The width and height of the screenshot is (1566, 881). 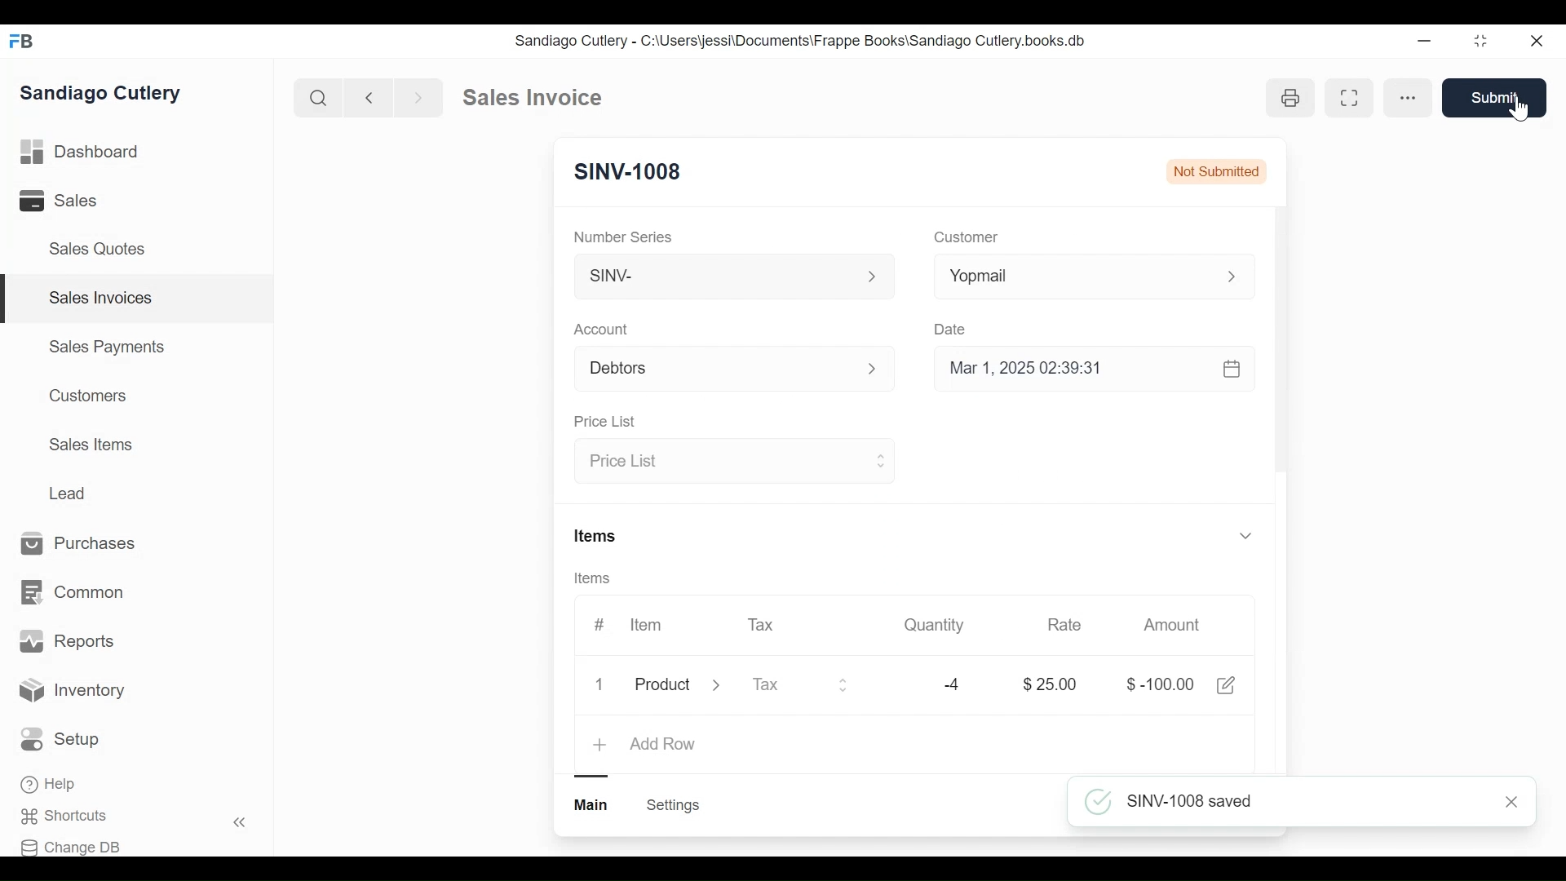 I want to click on Account, so click(x=601, y=329).